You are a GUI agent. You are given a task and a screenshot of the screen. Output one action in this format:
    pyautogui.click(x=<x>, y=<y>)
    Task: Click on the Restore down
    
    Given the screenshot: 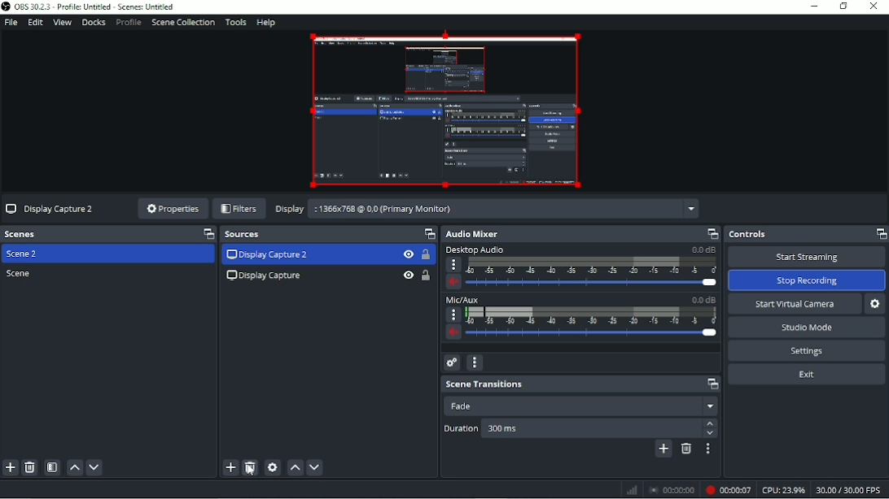 What is the action you would take?
    pyautogui.click(x=843, y=7)
    